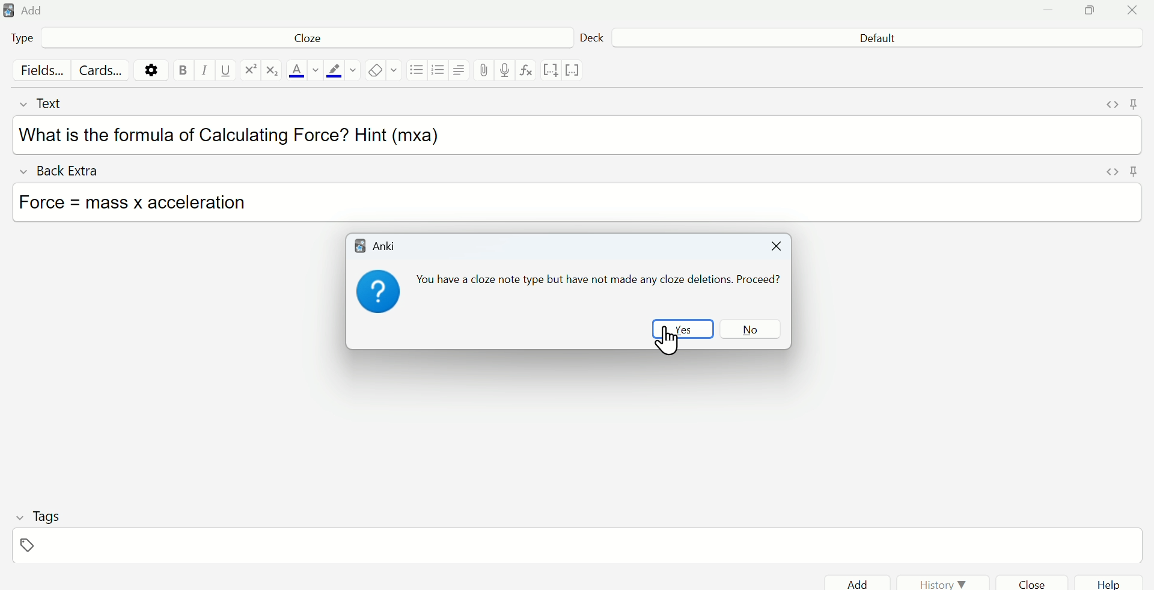  I want to click on question mark icon, so click(377, 291).